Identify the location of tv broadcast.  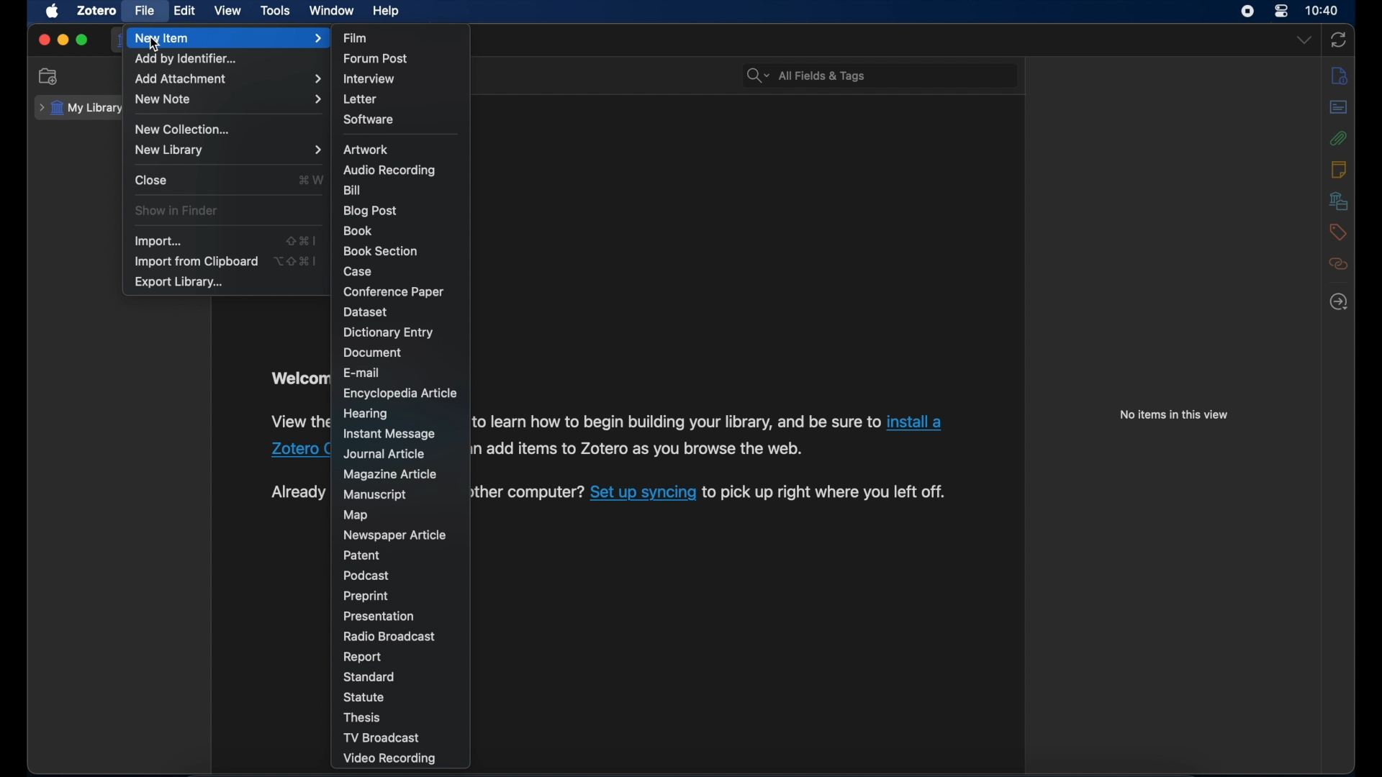
(381, 738).